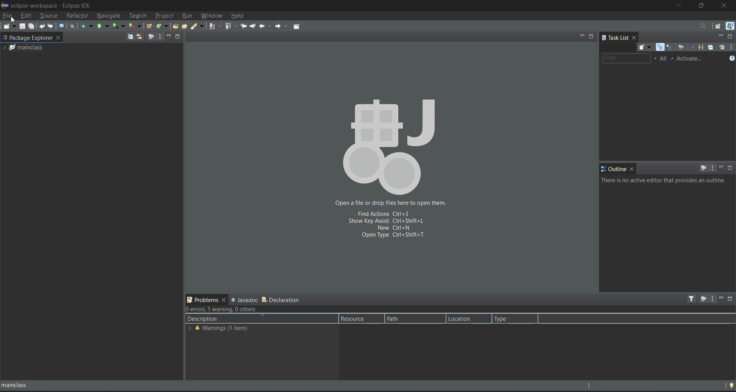 This screenshot has width=736, height=392. I want to click on activate, so click(691, 59).